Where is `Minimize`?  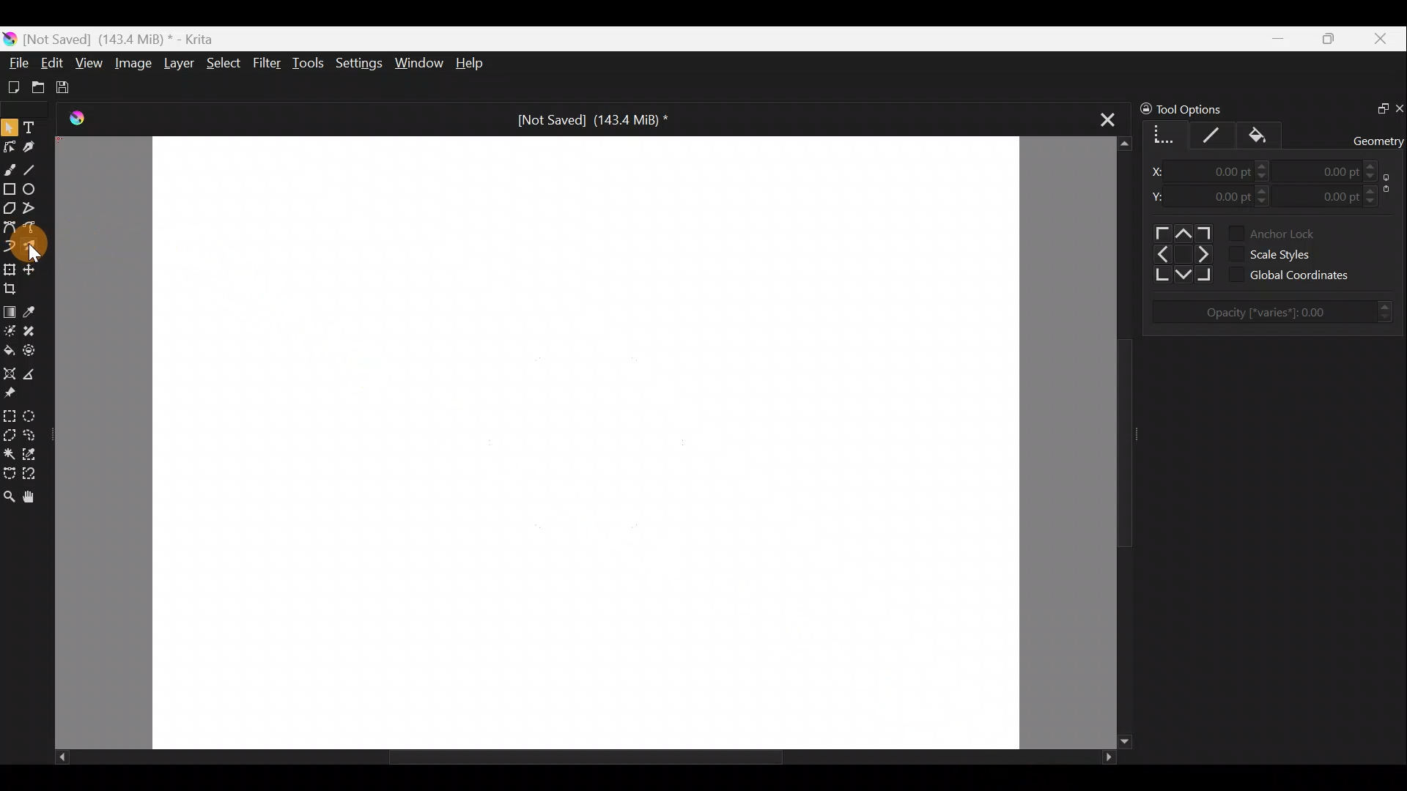
Minimize is located at coordinates (1276, 39).